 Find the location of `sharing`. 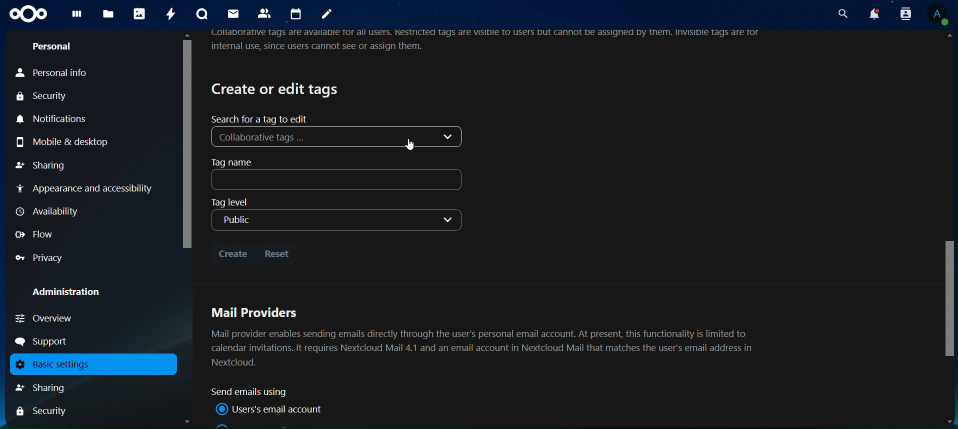

sharing is located at coordinates (42, 164).